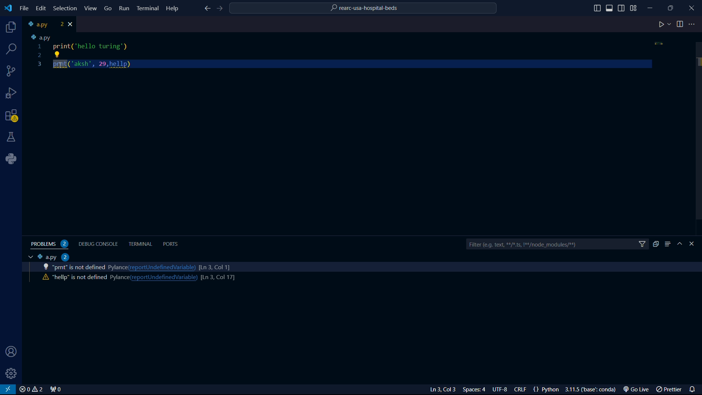 This screenshot has width=702, height=395. Describe the element at coordinates (557, 245) in the screenshot. I see `filter bar` at that location.